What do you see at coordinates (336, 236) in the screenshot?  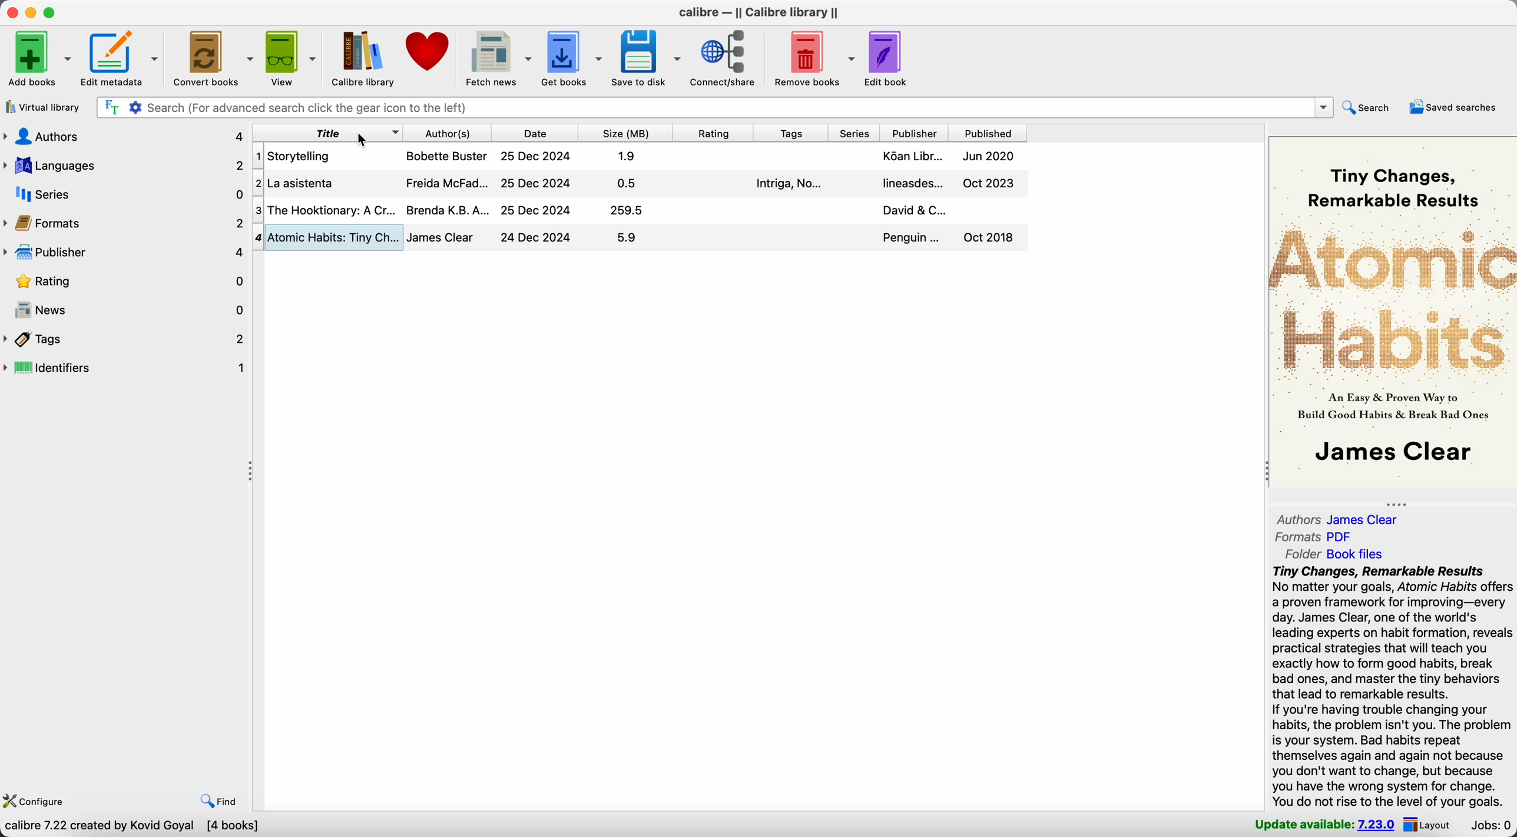 I see `atomic habits: tiny ch...` at bounding box center [336, 236].